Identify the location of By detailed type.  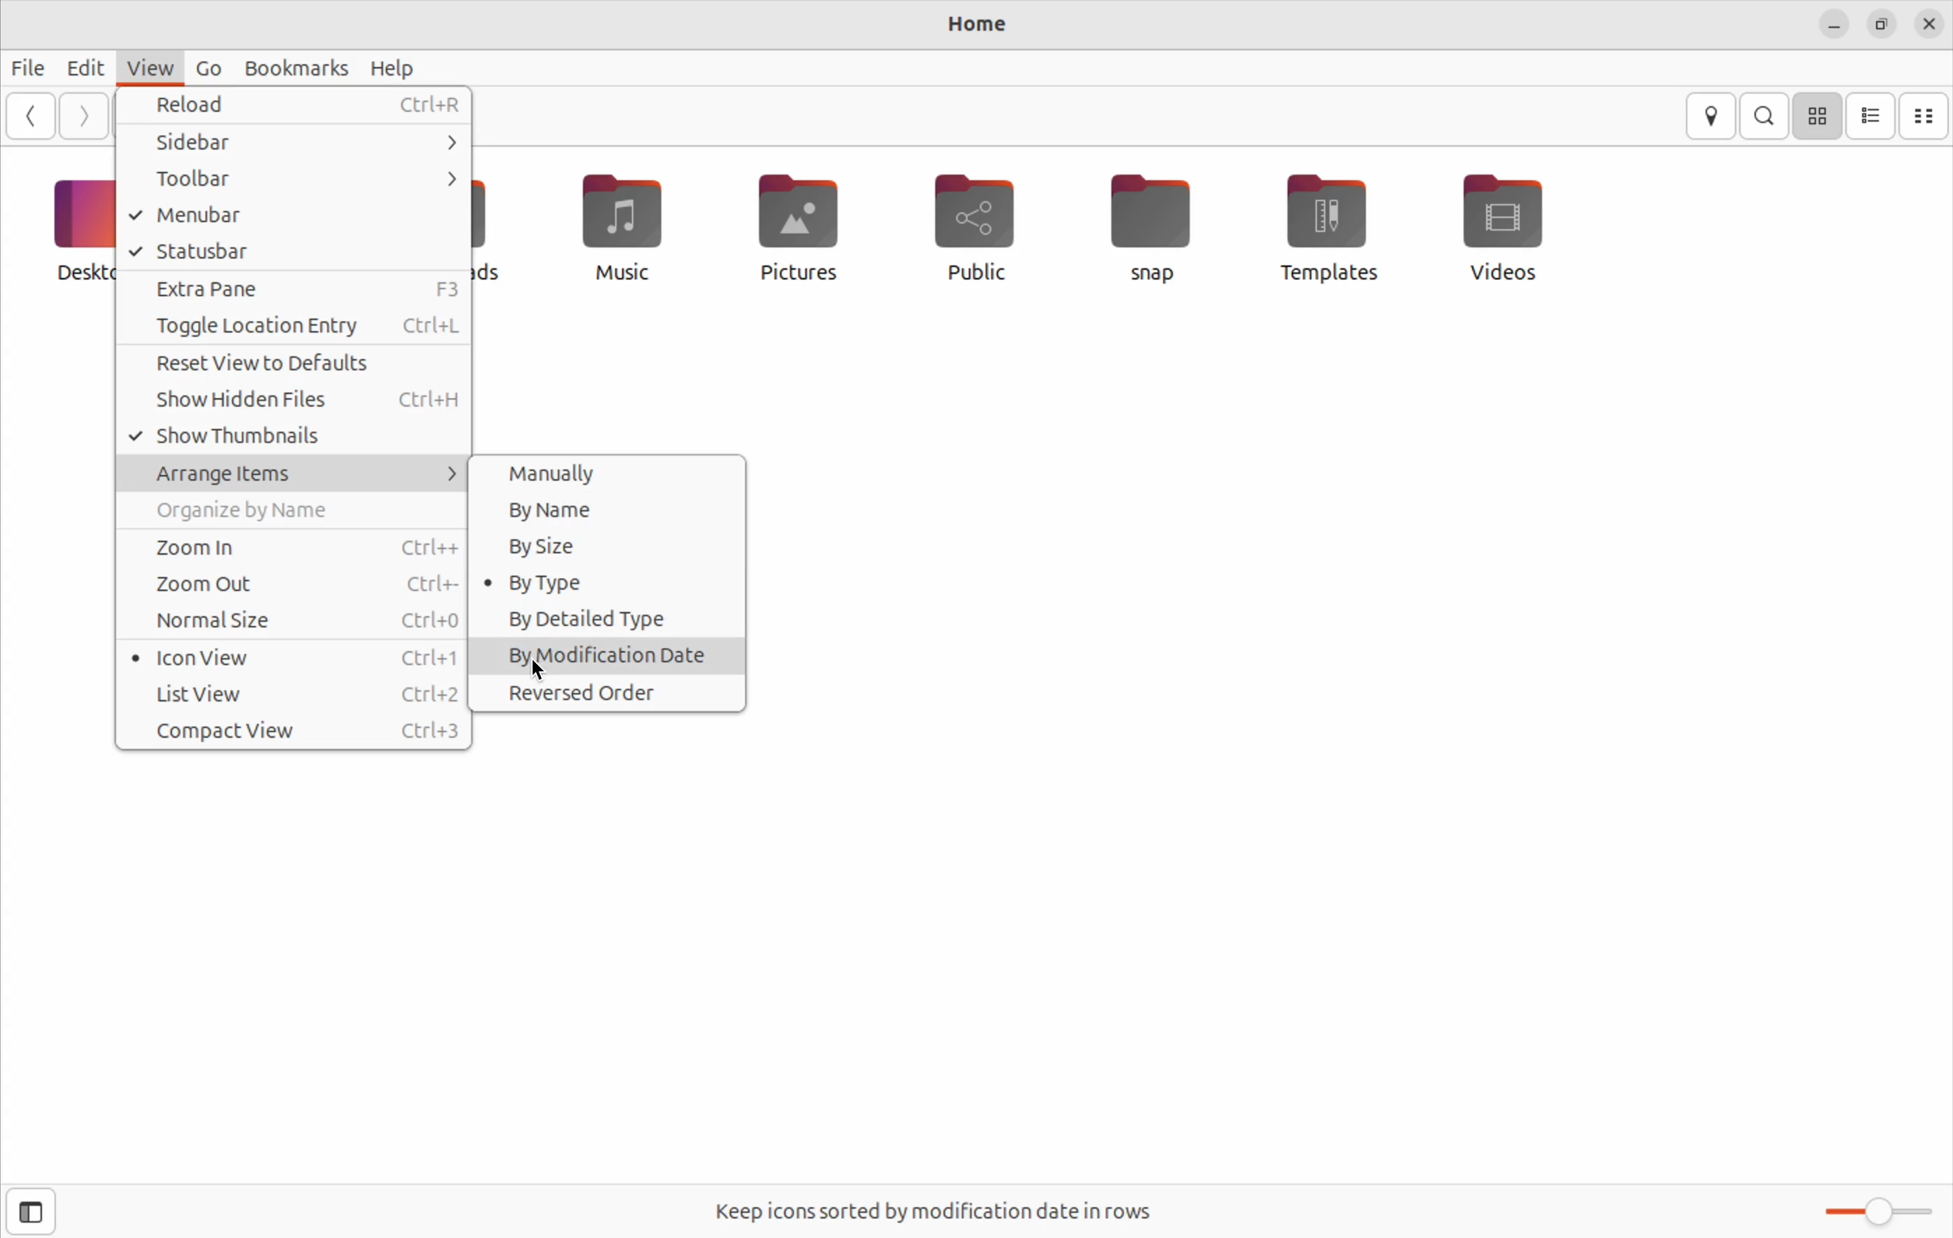
(609, 619).